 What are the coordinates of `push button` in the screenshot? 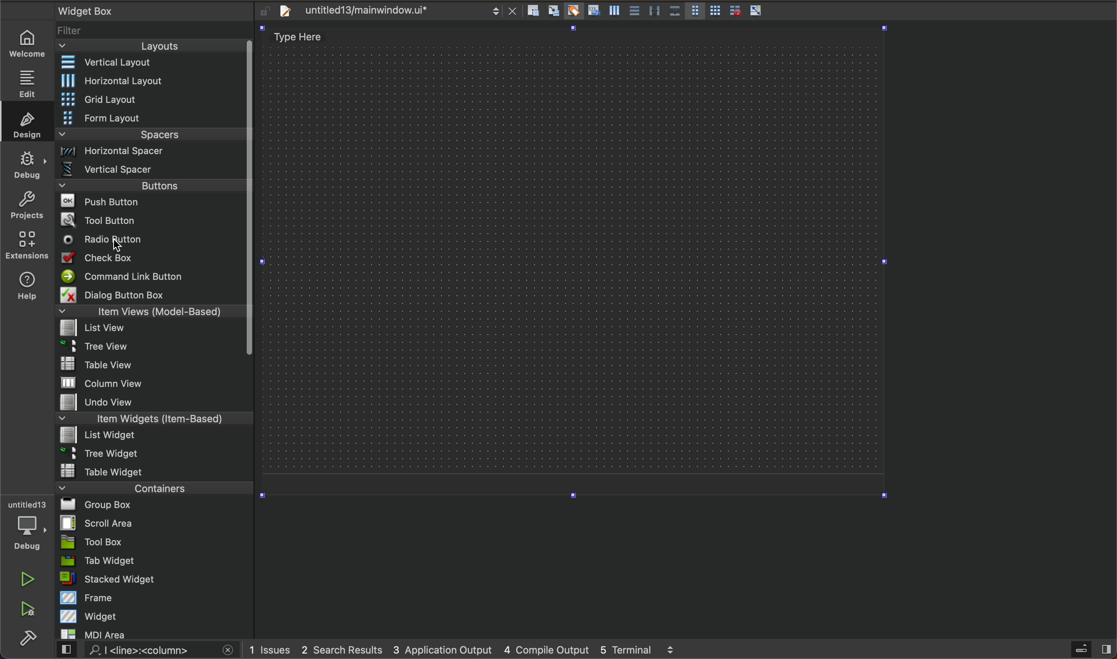 It's located at (151, 203).